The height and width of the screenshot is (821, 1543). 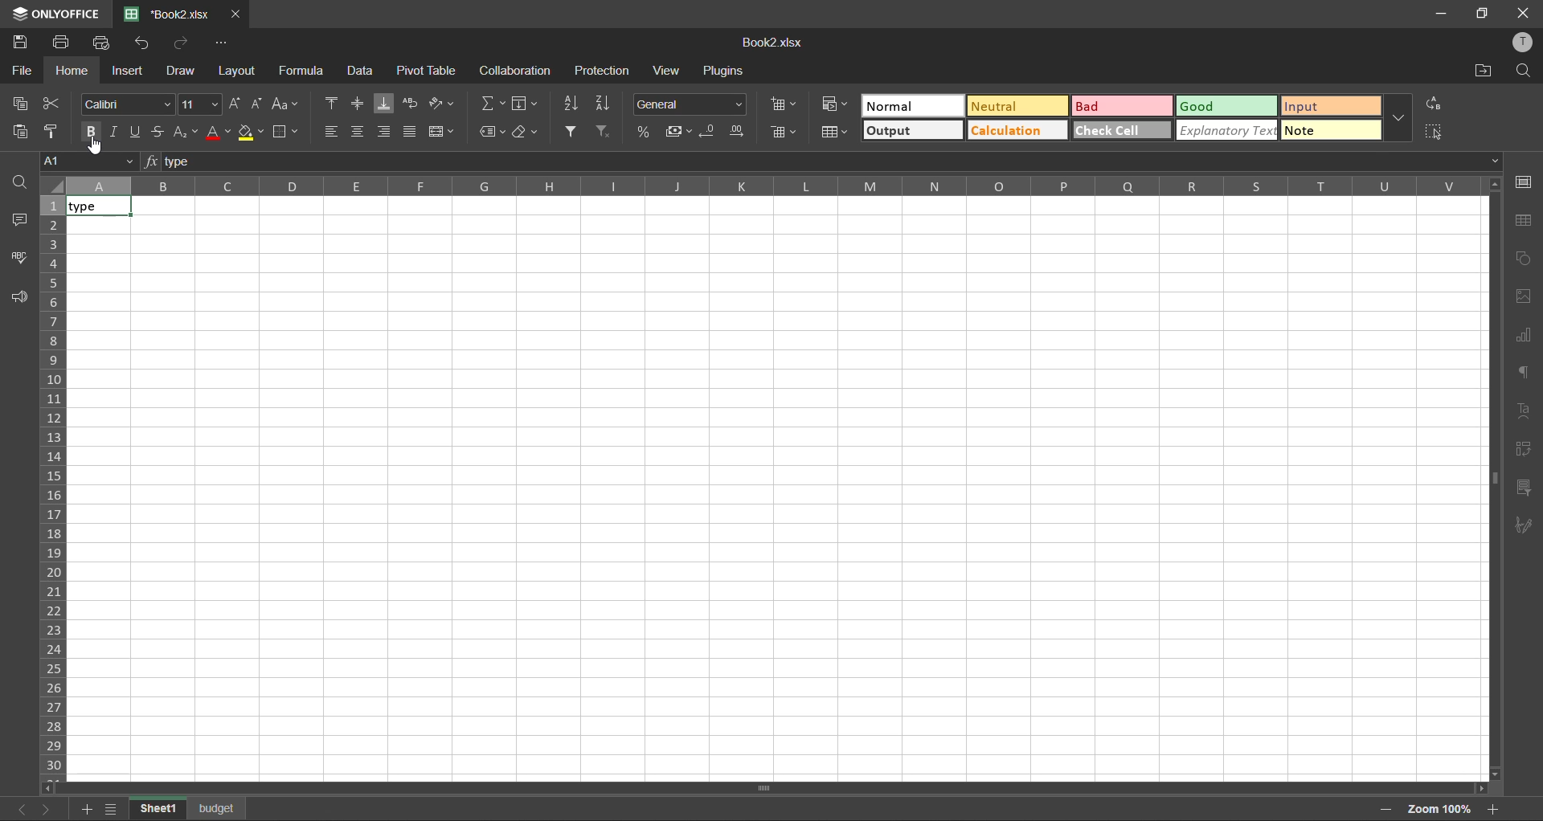 I want to click on sort descending, so click(x=604, y=103).